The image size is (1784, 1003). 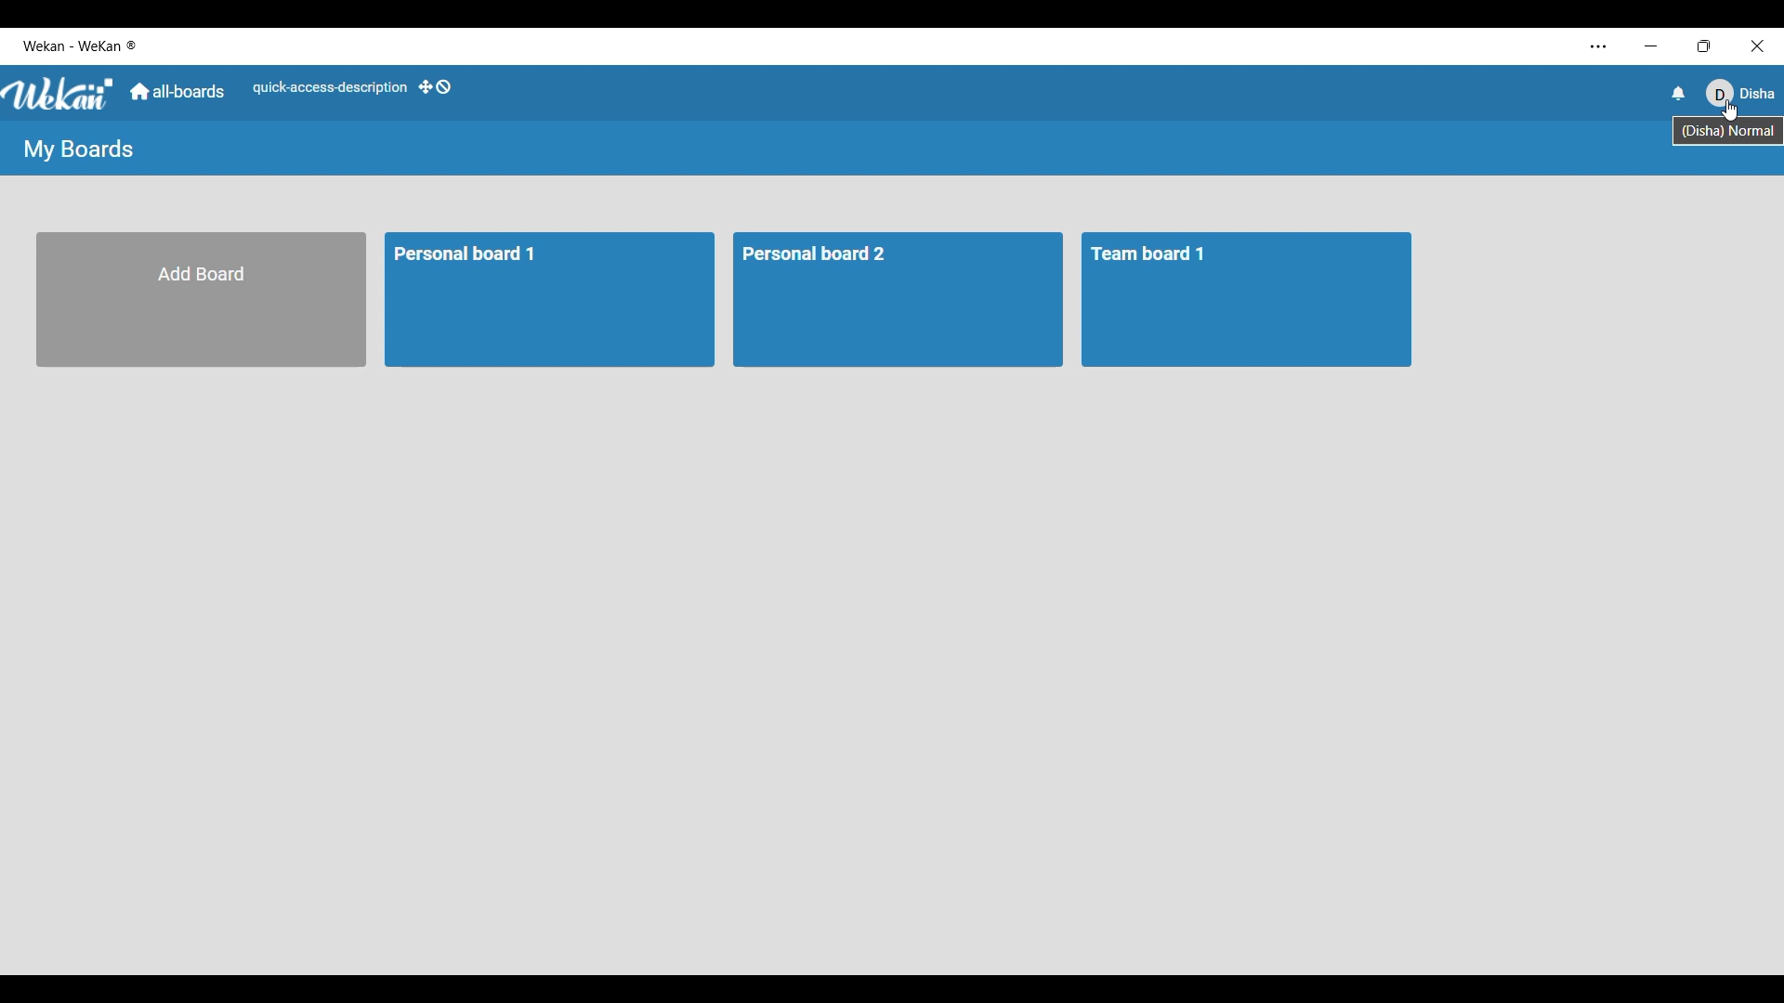 What do you see at coordinates (1756, 44) in the screenshot?
I see `Close` at bounding box center [1756, 44].